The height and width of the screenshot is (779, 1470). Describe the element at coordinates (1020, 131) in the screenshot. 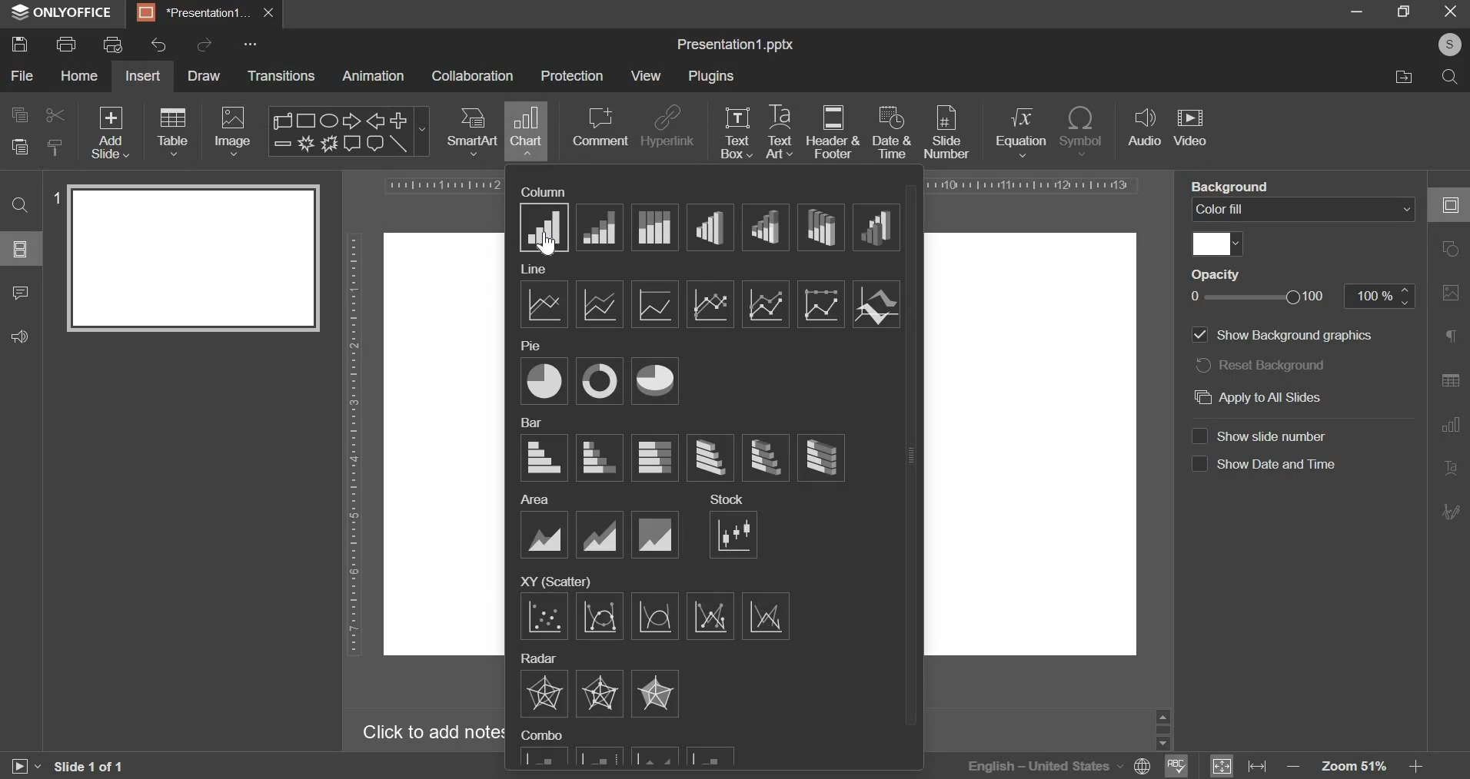

I see `equation` at that location.